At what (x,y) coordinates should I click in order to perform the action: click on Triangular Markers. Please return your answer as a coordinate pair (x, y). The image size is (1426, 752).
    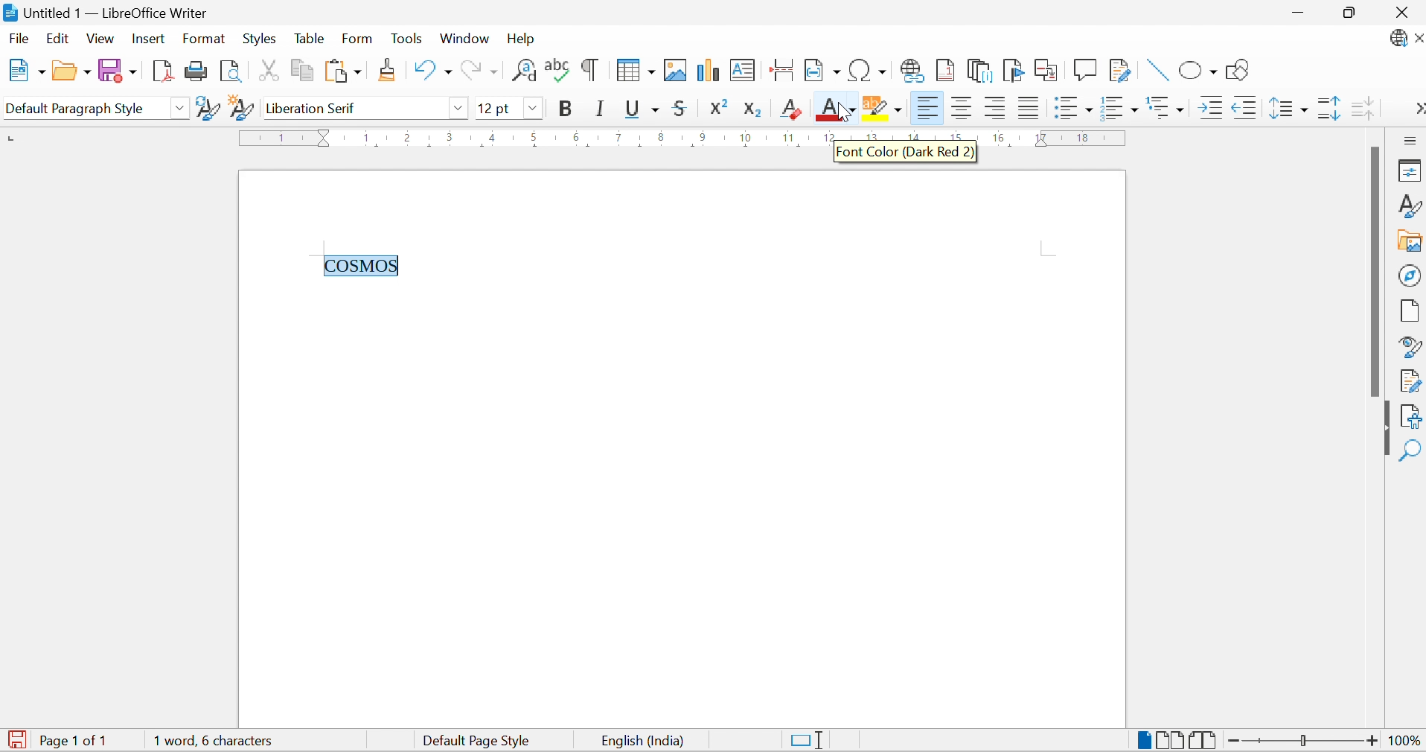
    Looking at the image, I should click on (325, 138).